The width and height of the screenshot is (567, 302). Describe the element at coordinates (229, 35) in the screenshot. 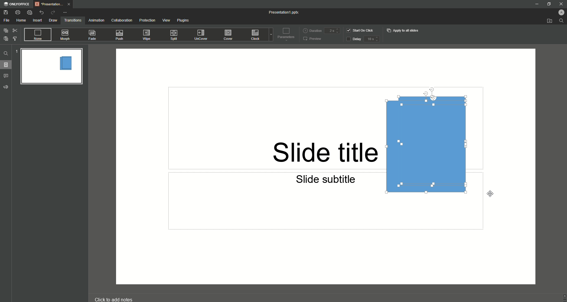

I see `Cover` at that location.